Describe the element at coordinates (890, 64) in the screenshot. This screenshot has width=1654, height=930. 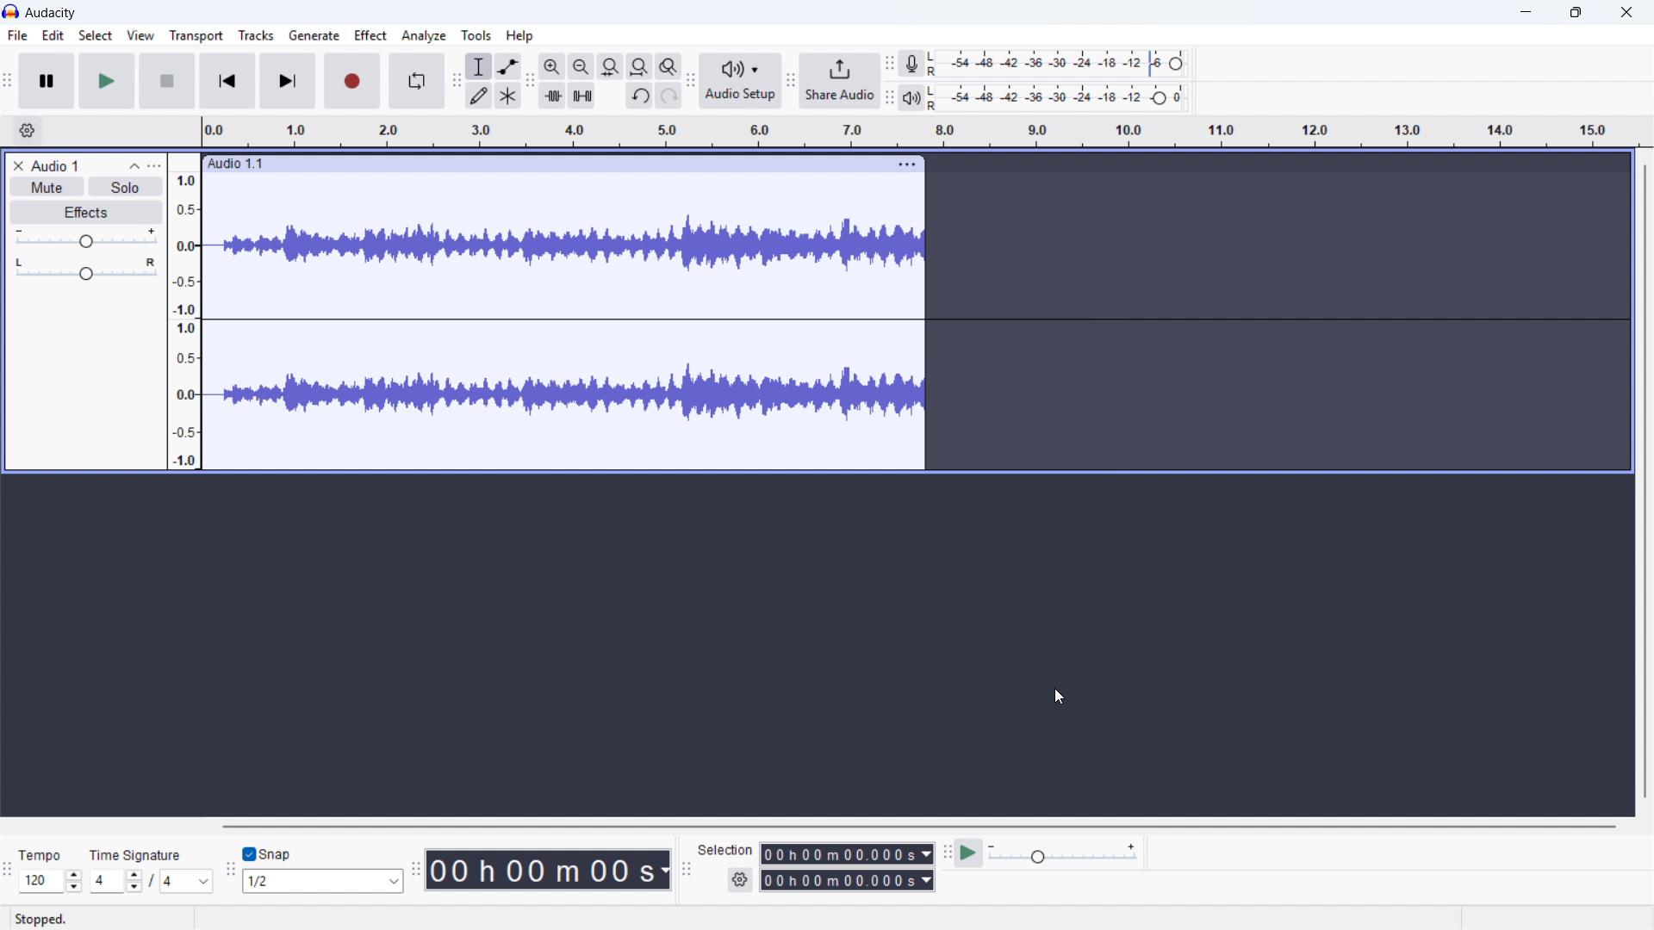
I see `Recording metre toolbar ` at that location.